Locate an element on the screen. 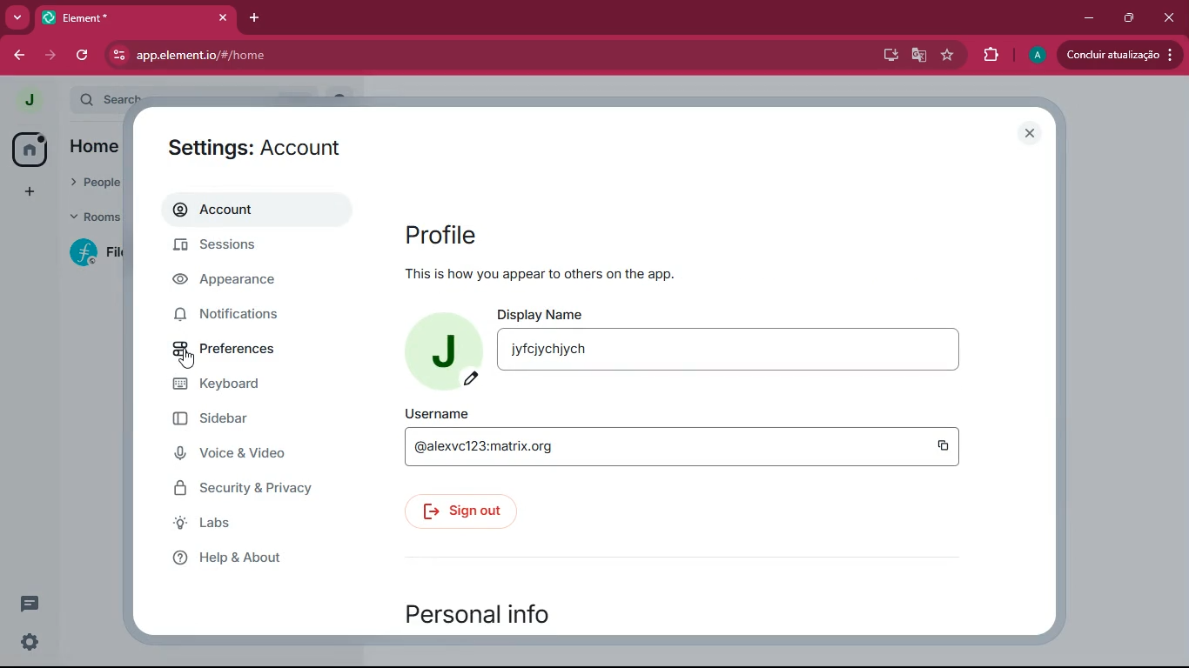 The height and width of the screenshot is (668, 1189). app.element.io/#/home is located at coordinates (339, 56).